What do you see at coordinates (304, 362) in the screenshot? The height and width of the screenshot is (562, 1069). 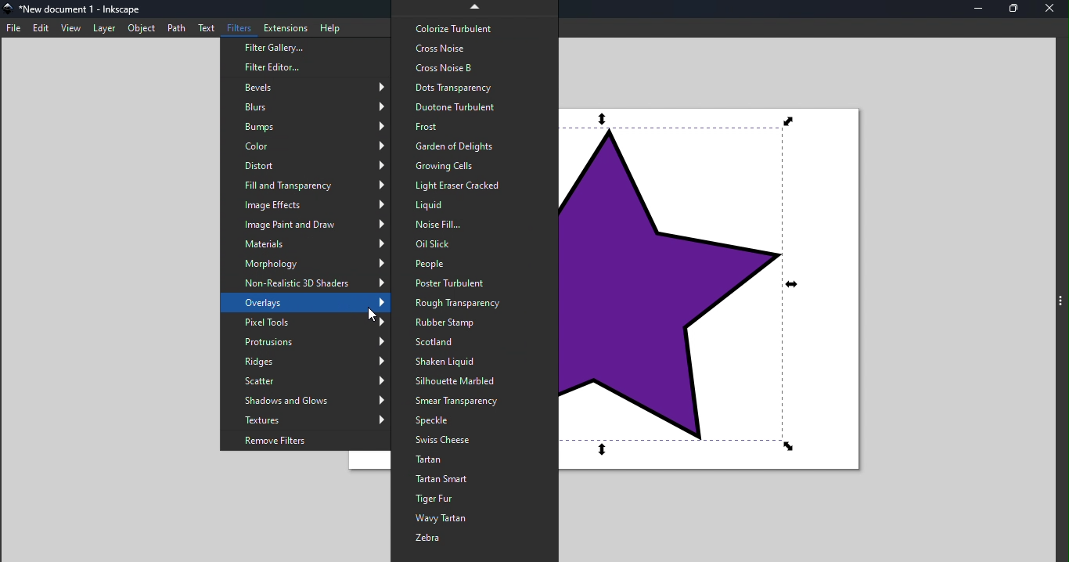 I see `Ridges` at bounding box center [304, 362].